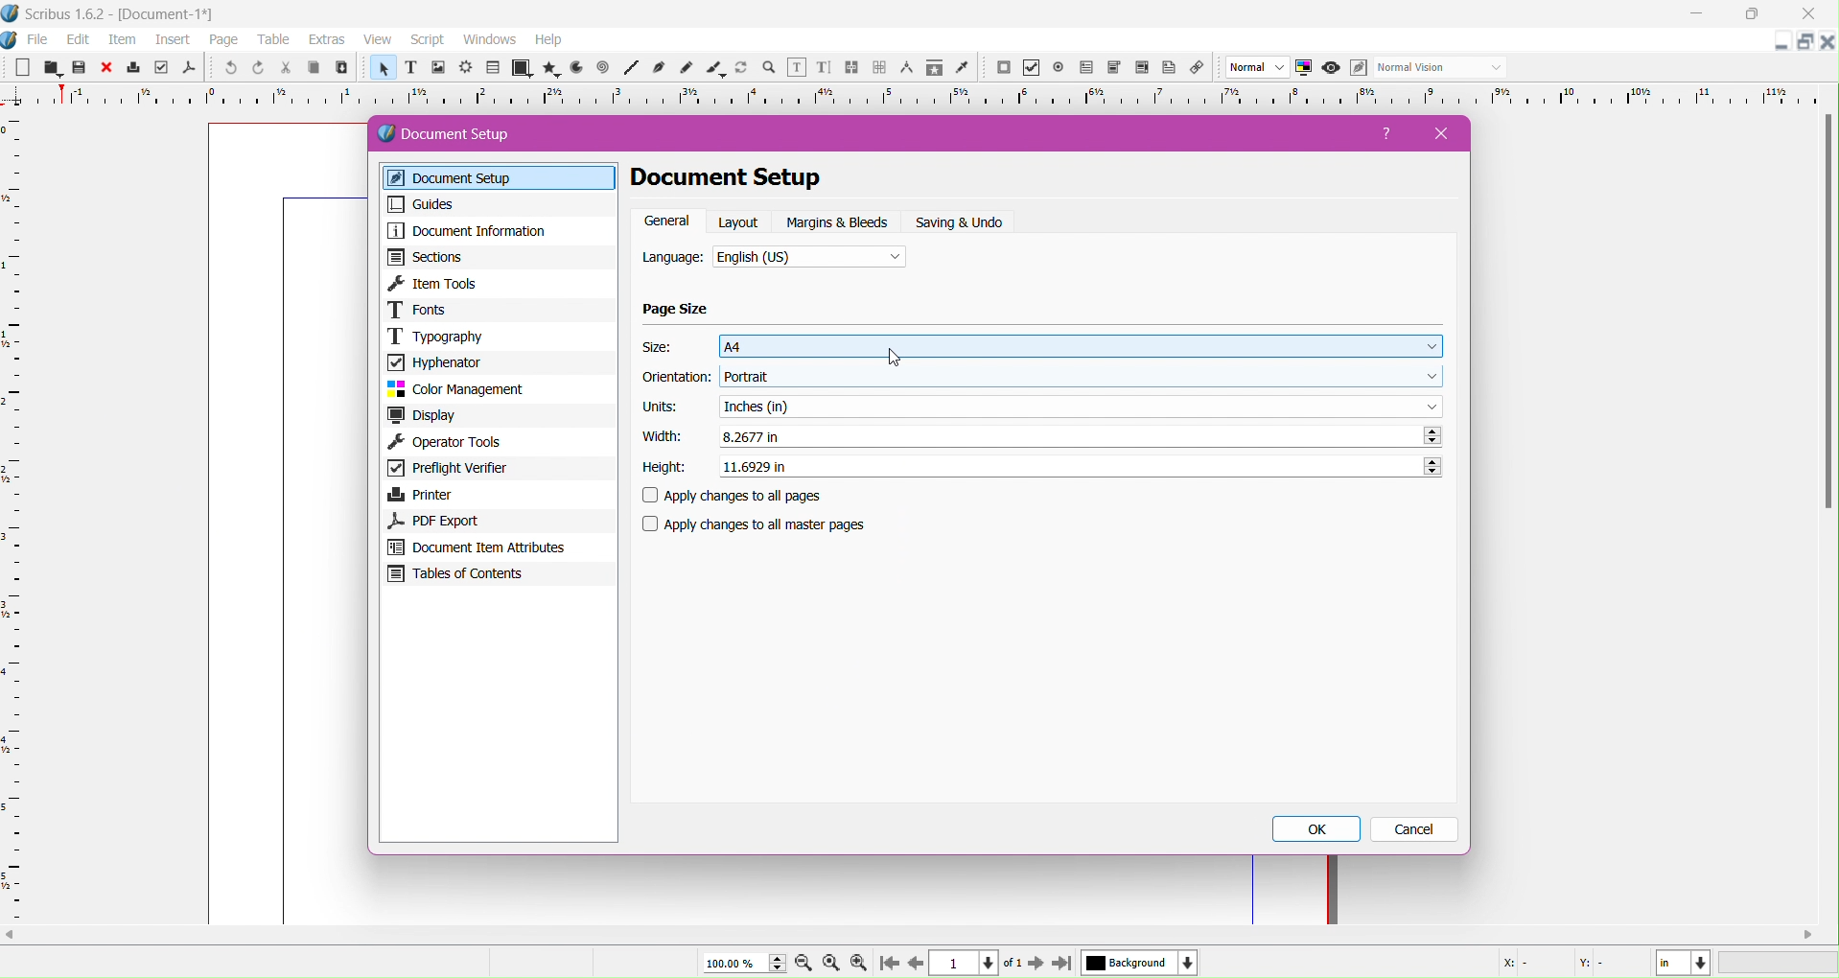  What do you see at coordinates (1319, 829) in the screenshot?
I see `OK` at bounding box center [1319, 829].